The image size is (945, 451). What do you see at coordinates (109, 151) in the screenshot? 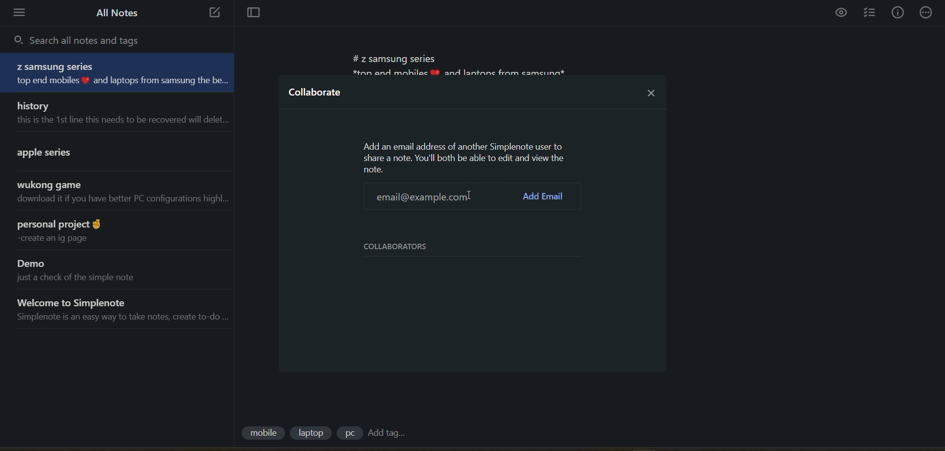
I see `note title and preview` at bounding box center [109, 151].